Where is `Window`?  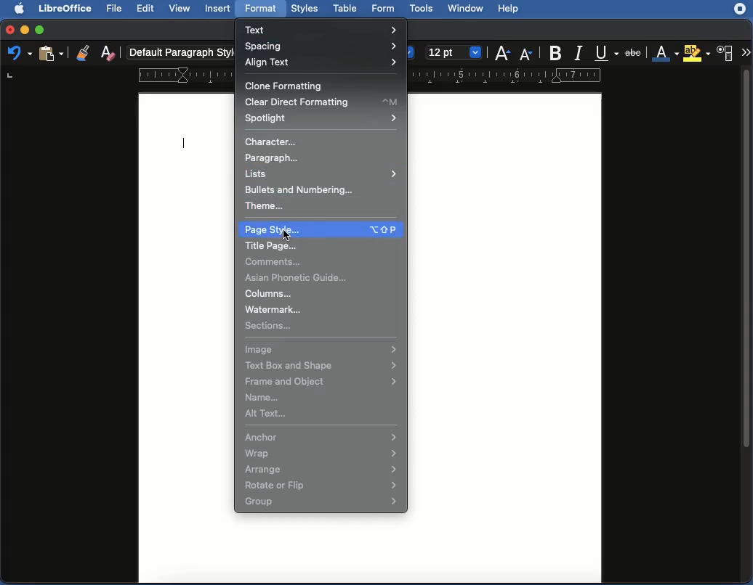
Window is located at coordinates (468, 9).